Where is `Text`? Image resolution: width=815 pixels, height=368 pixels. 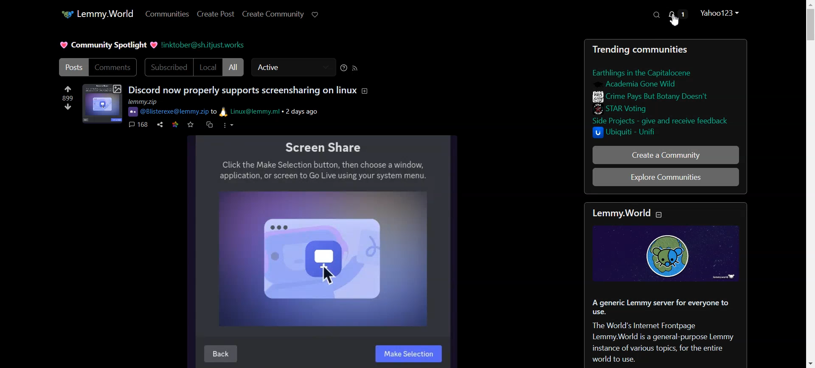 Text is located at coordinates (108, 45).